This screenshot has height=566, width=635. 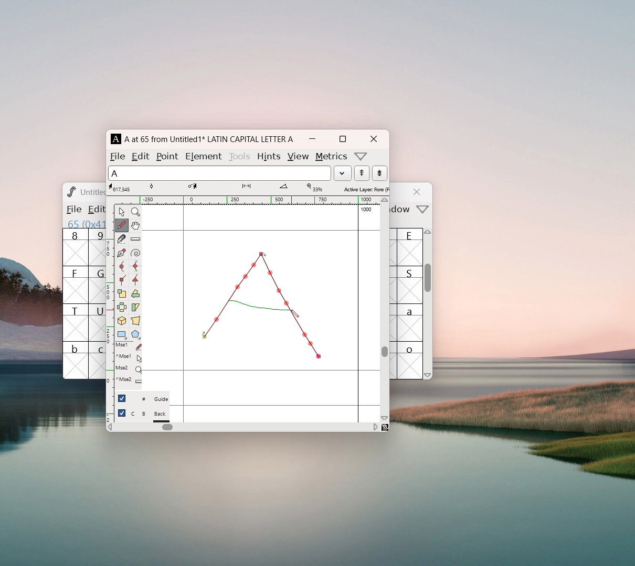 I want to click on add a curve point, so click(x=121, y=267).